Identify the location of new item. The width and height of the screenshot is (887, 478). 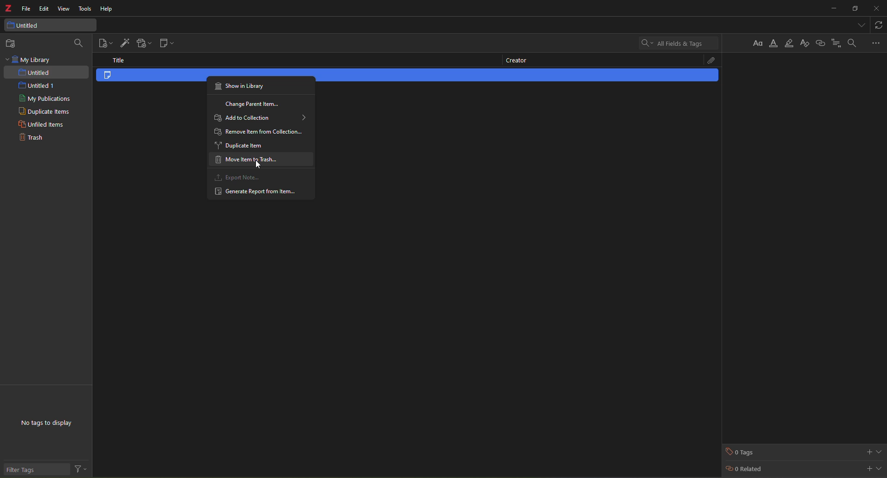
(105, 43).